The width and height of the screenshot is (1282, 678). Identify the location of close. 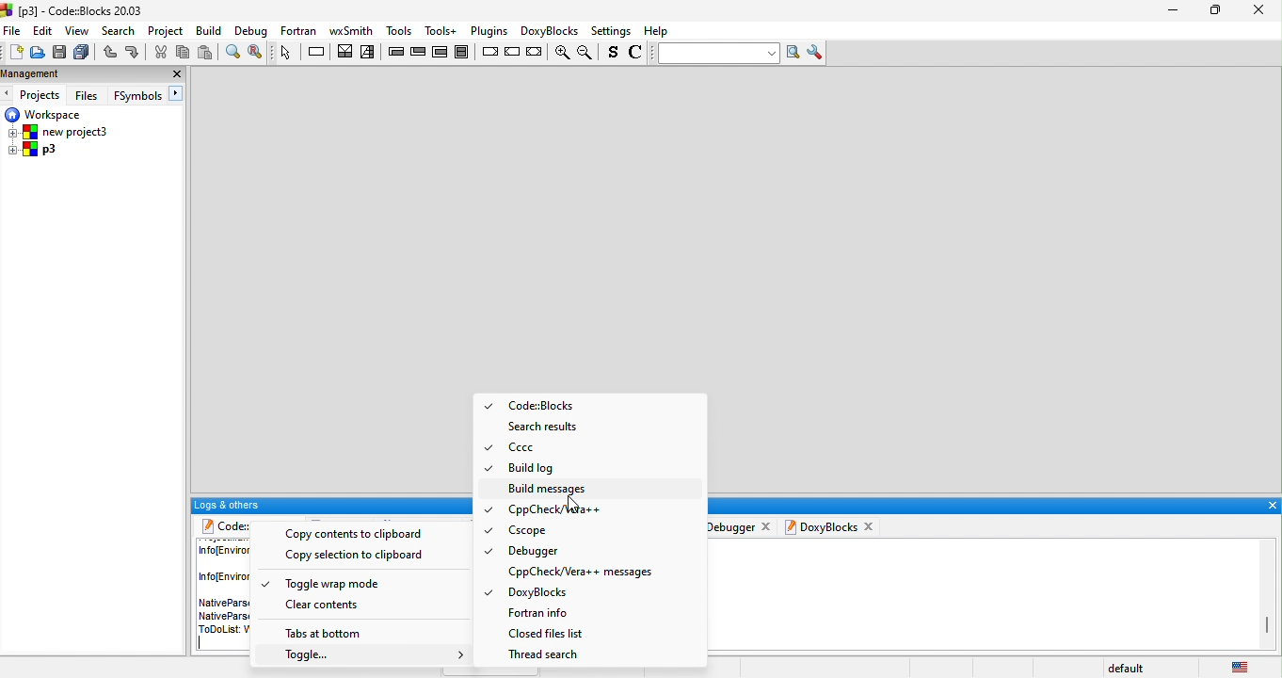
(767, 525).